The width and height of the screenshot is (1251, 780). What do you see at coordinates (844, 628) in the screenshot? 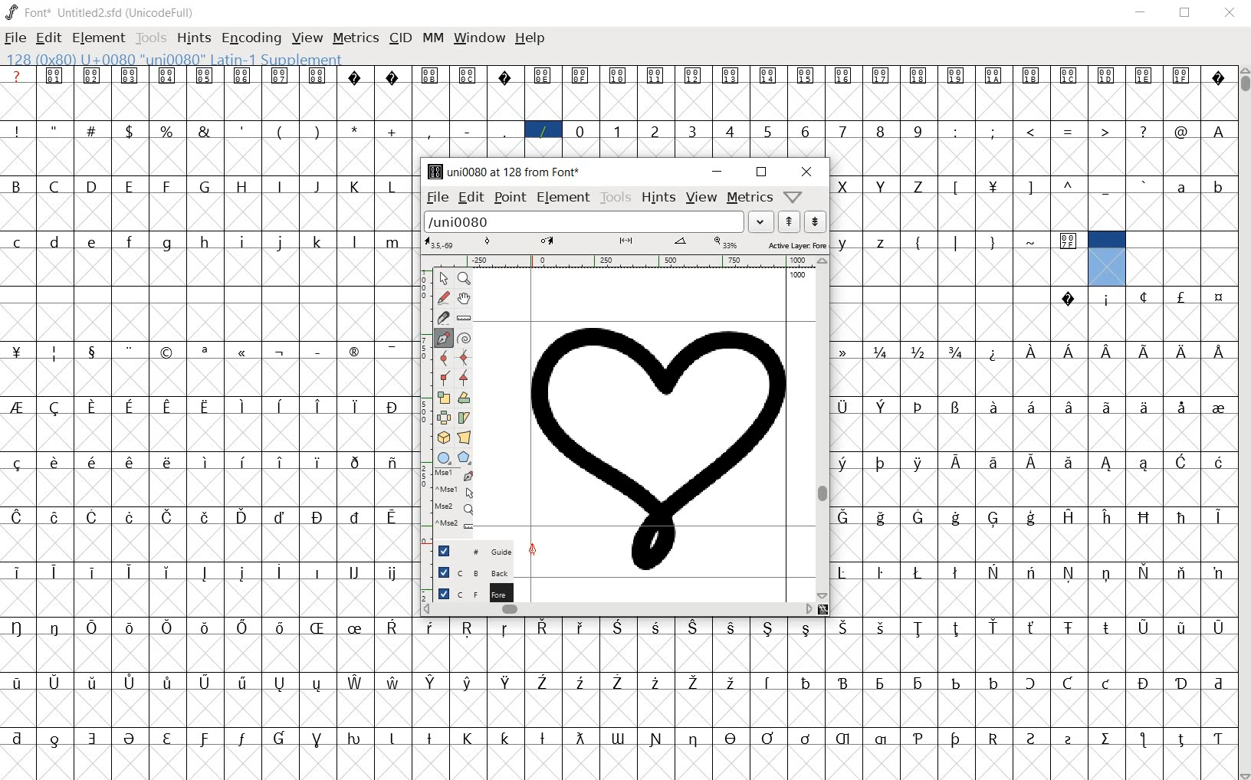
I see `glyph` at bounding box center [844, 628].